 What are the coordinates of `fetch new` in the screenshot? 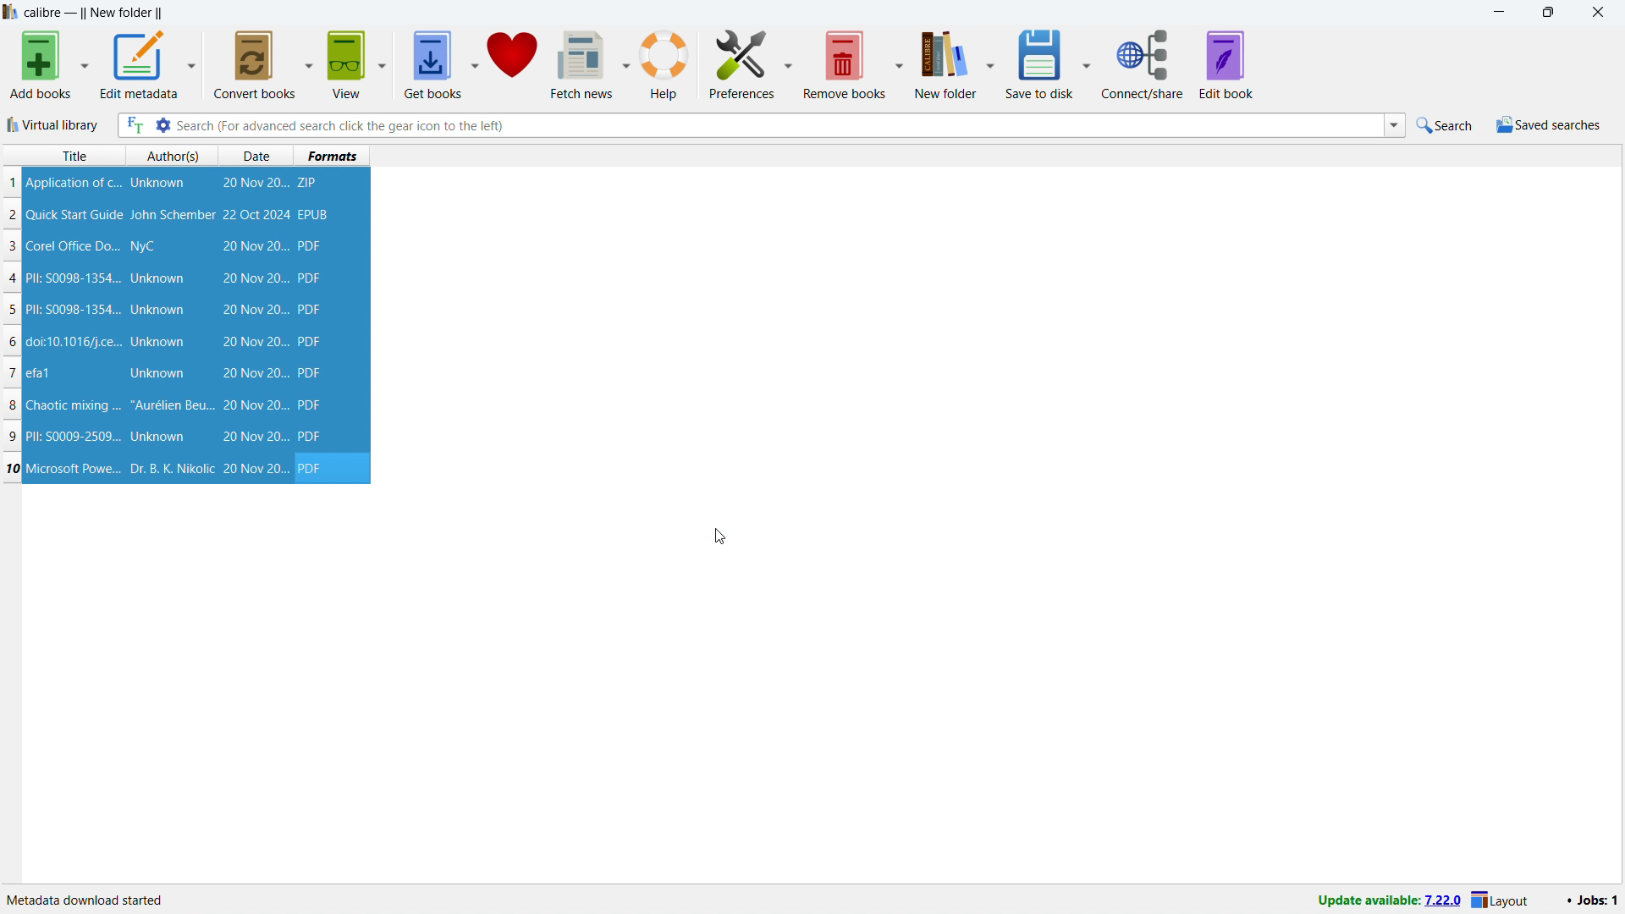 It's located at (581, 64).